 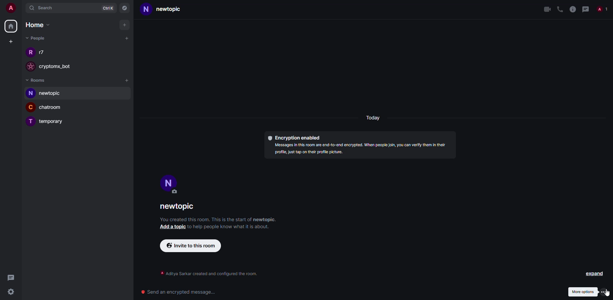 I want to click on people, so click(x=602, y=9).